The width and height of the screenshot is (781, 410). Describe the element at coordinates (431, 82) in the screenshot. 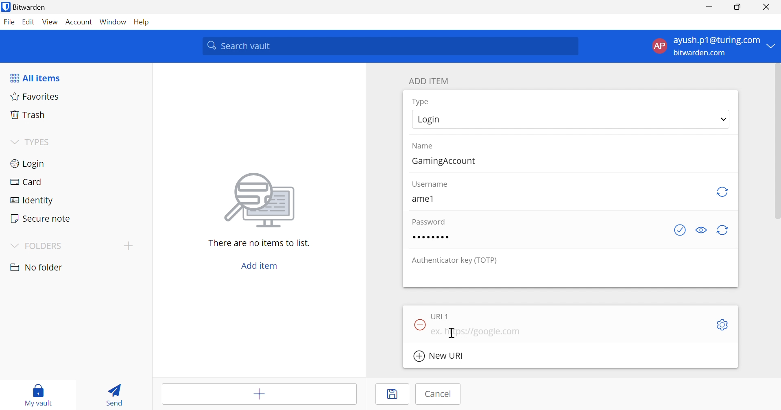

I see `ADD ITEM` at that location.